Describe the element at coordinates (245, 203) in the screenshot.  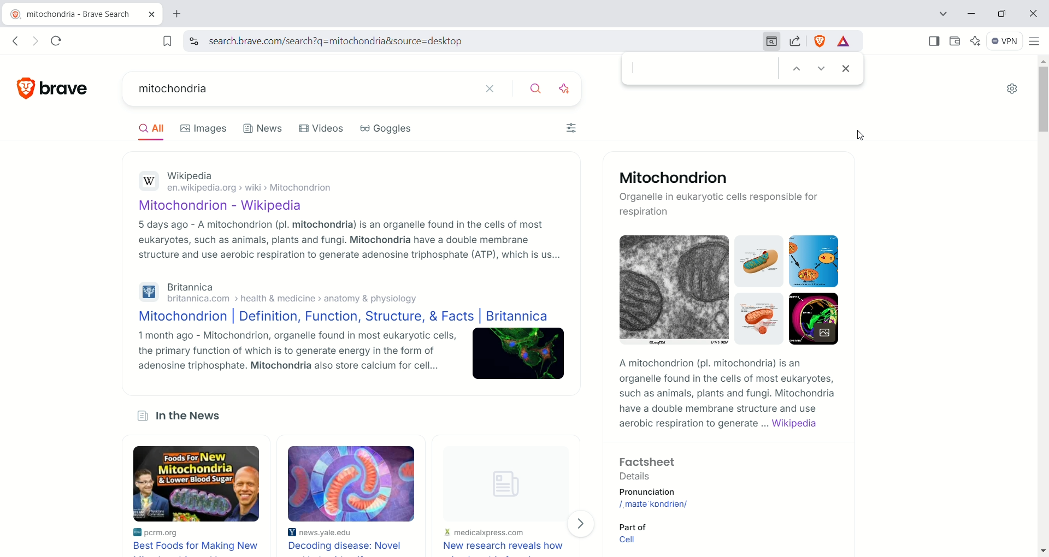
I see `Mitochondrion - Wikipedia` at that location.